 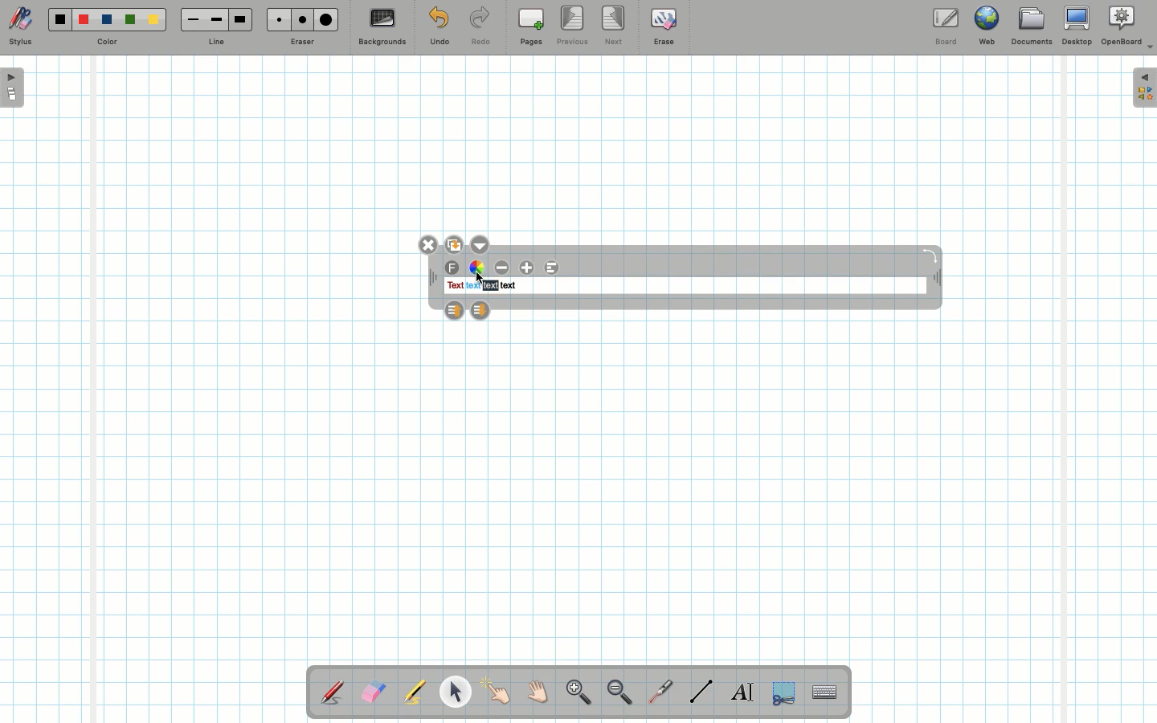 I want to click on text, so click(x=491, y=286).